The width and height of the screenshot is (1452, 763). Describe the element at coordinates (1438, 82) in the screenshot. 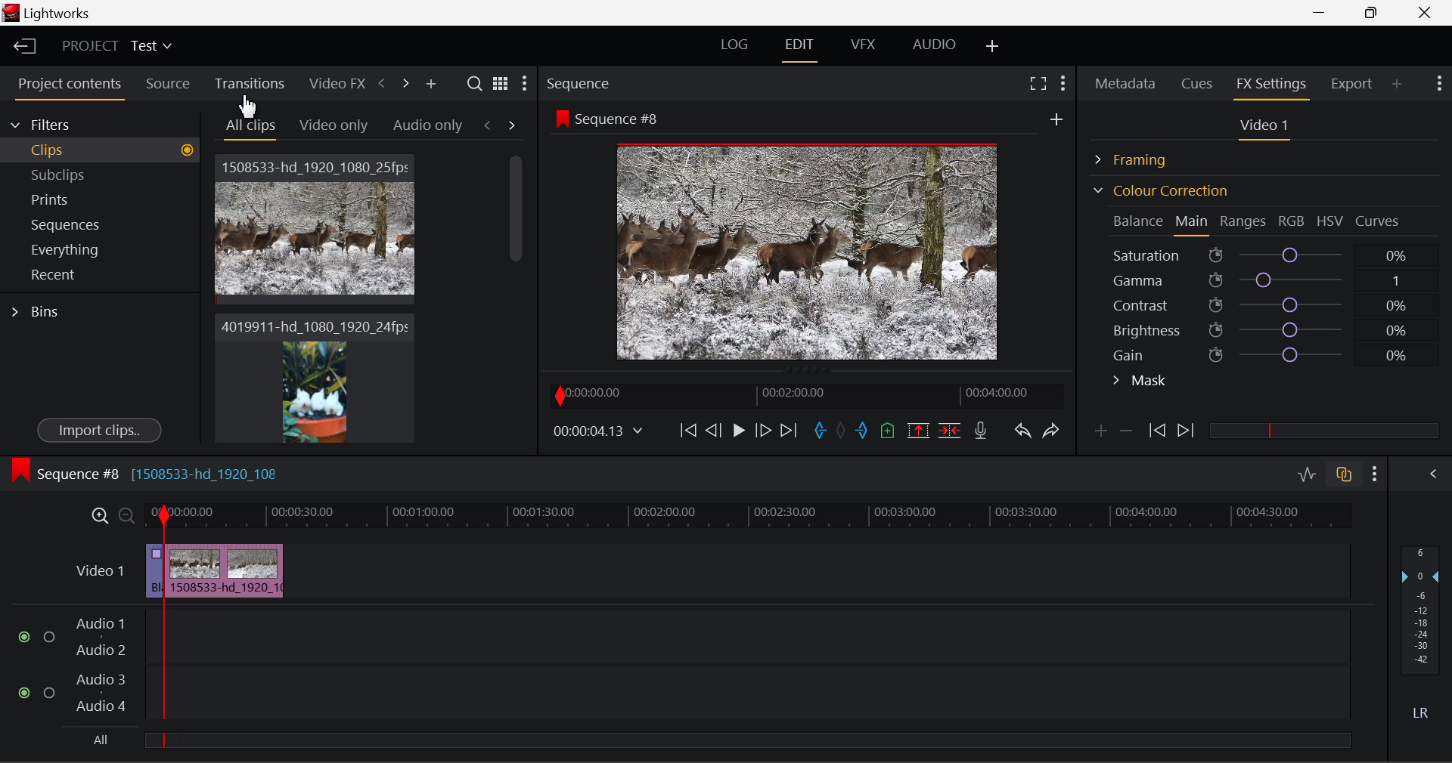

I see `Show Settings` at that location.